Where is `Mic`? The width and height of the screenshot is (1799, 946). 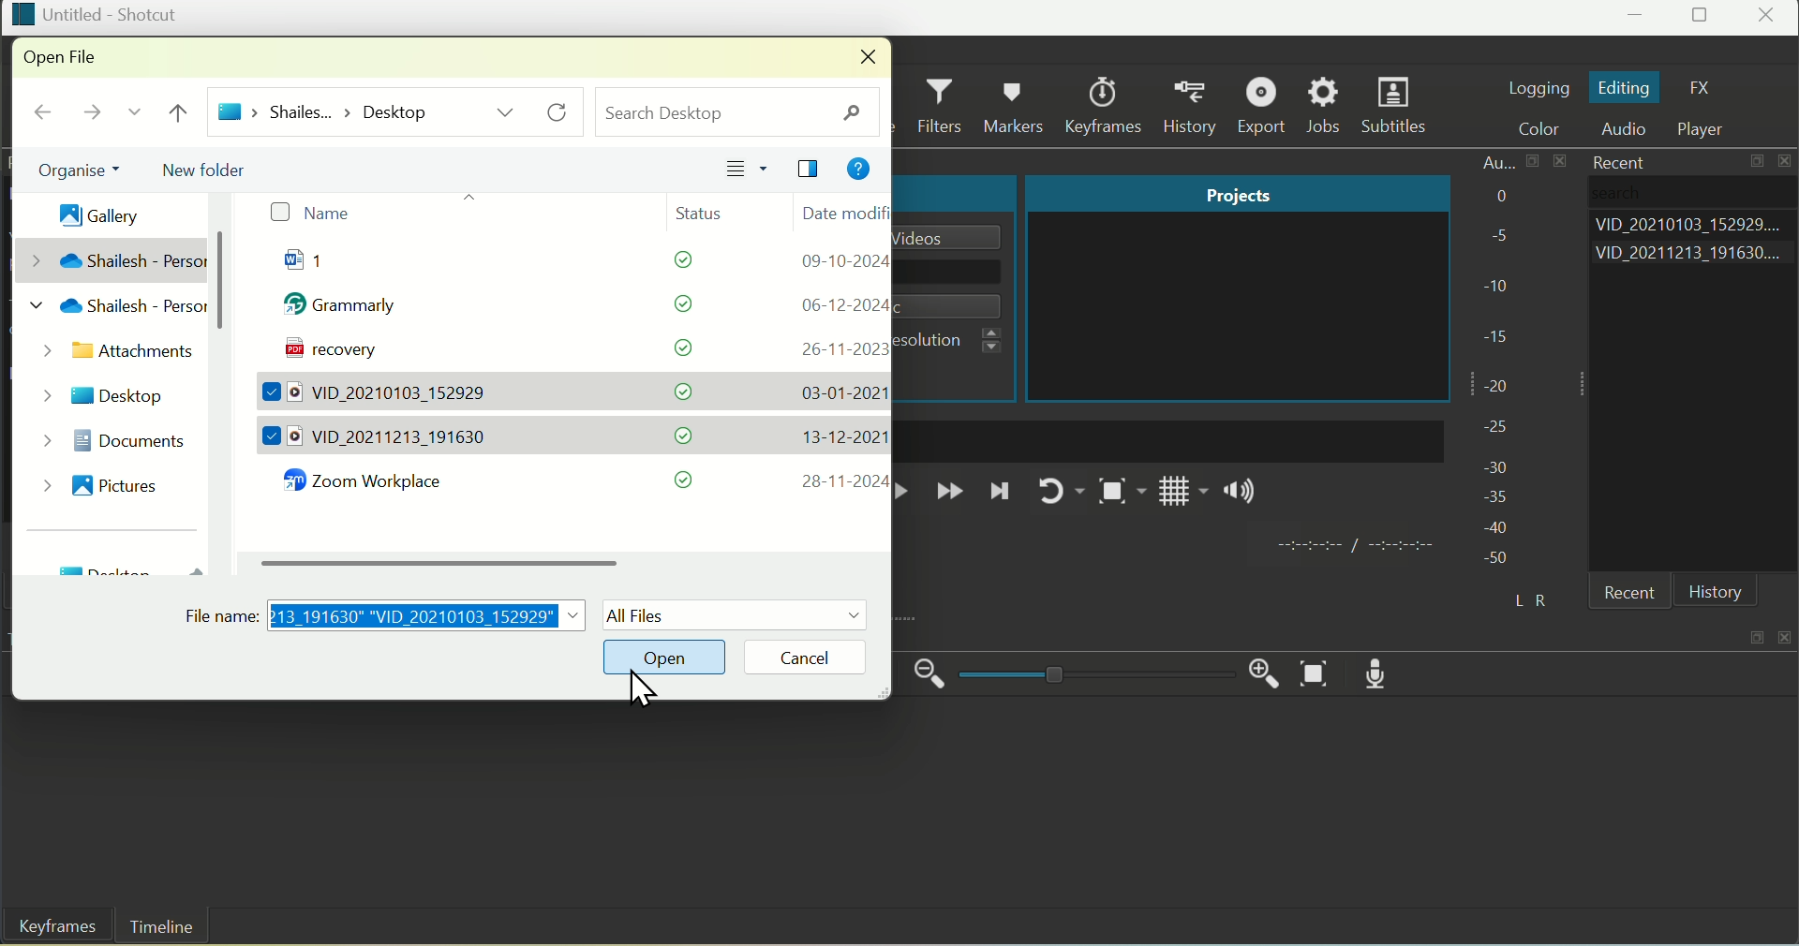 Mic is located at coordinates (1384, 673).